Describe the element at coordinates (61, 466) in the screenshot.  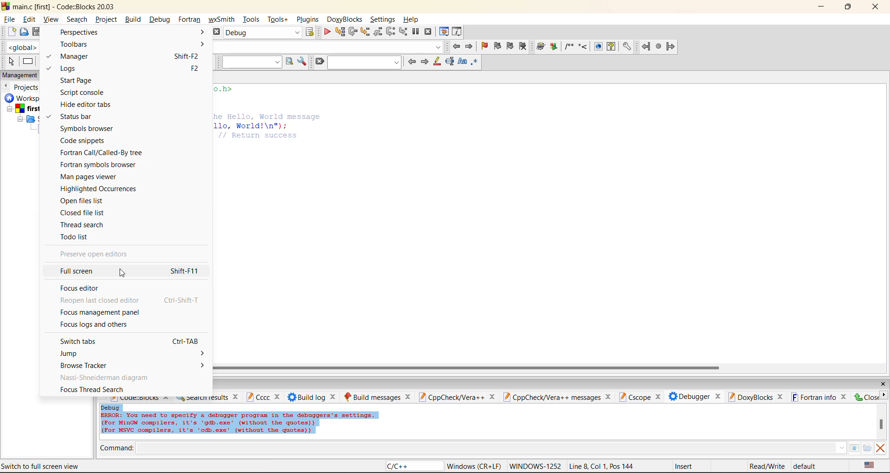
I see `C:\Users\tarun\Downloads\first\main.c` at that location.